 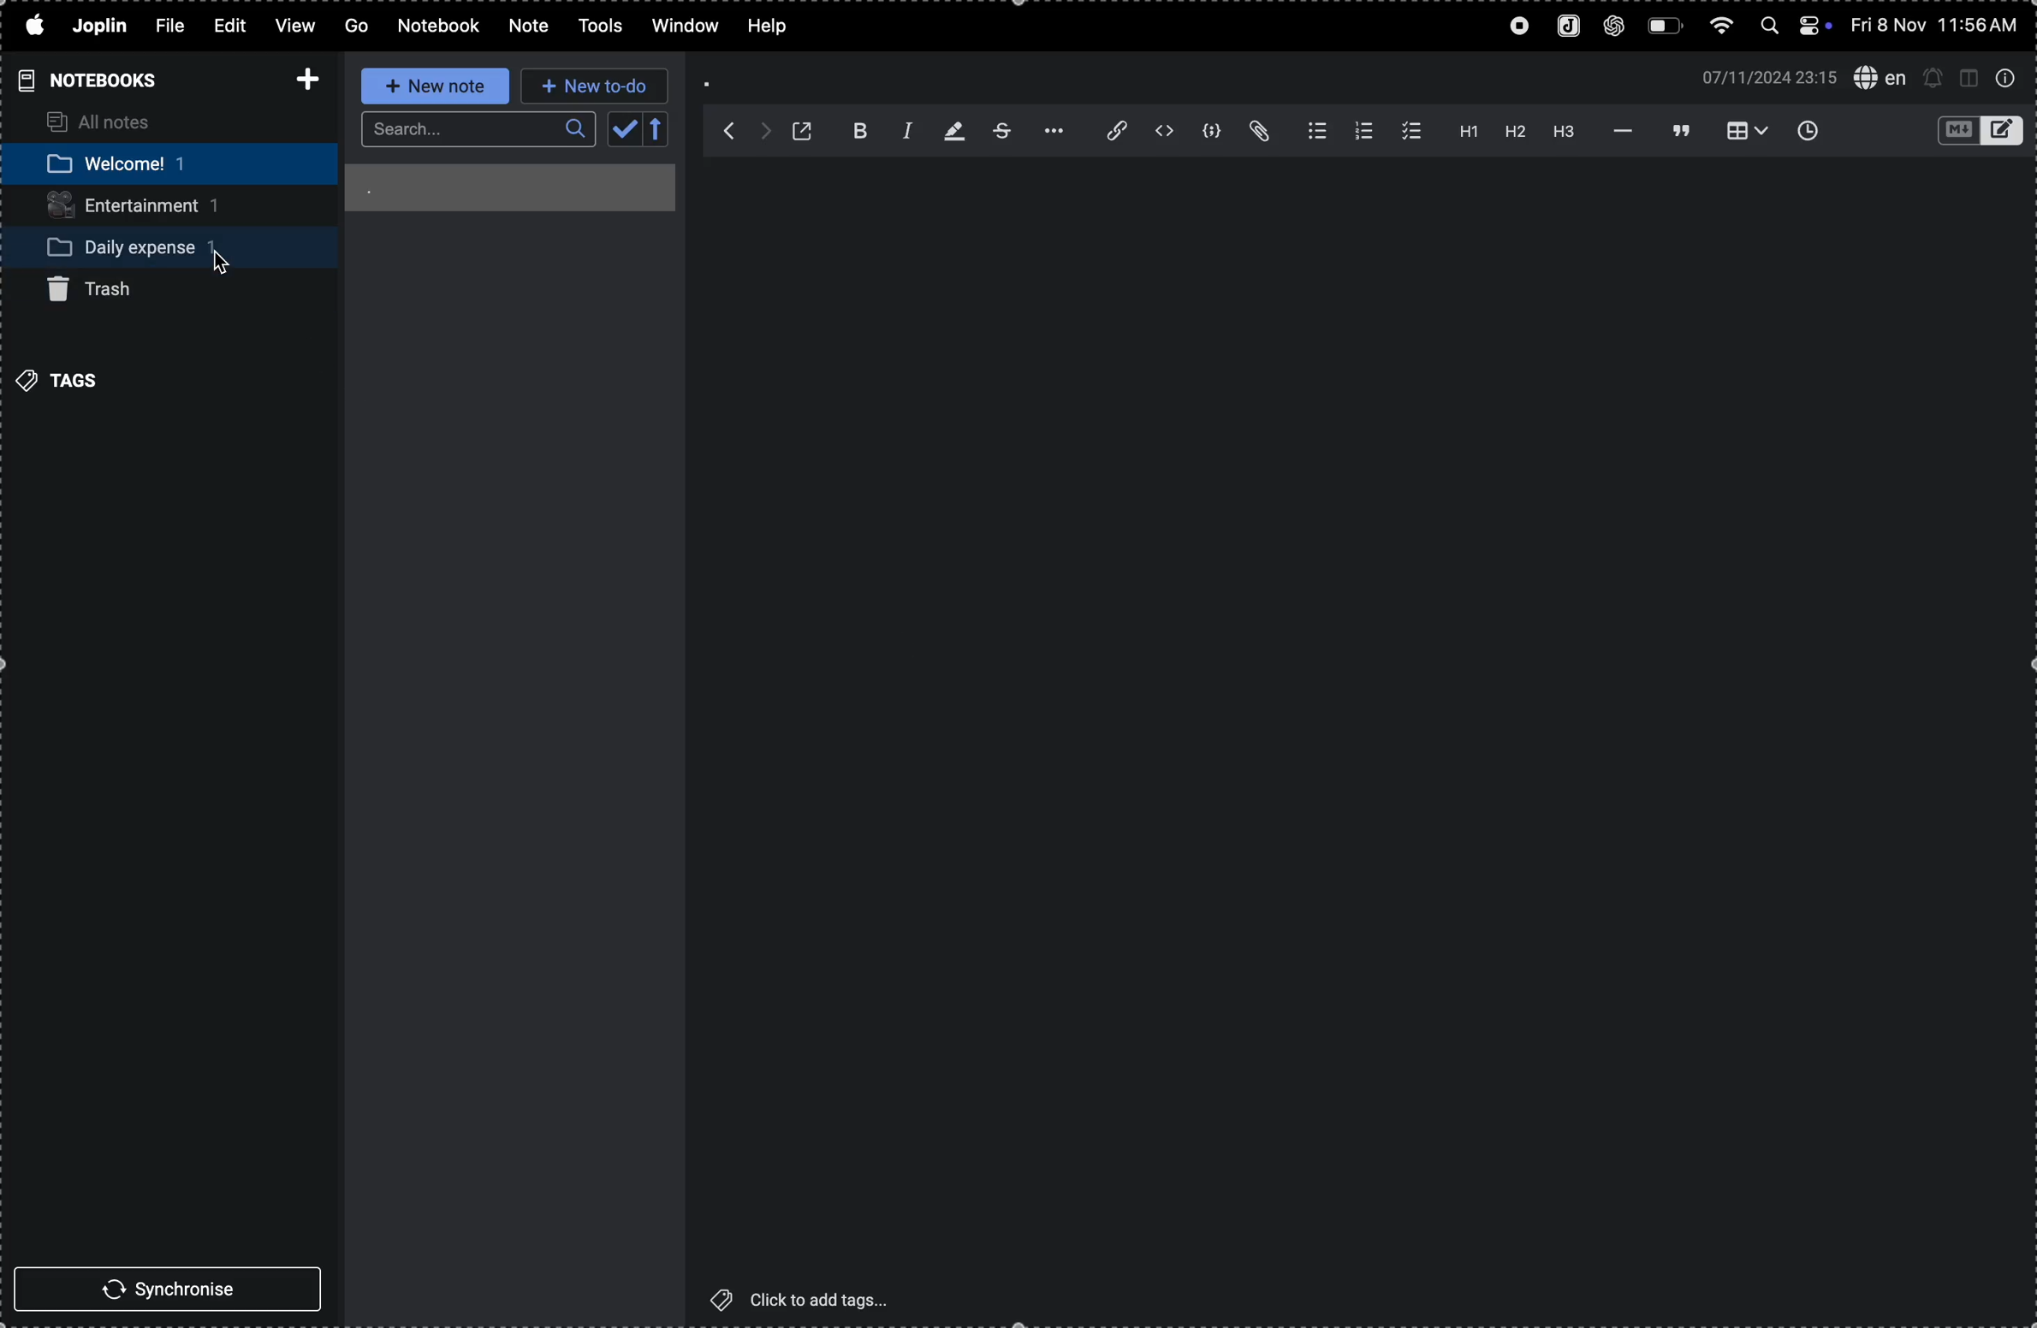 What do you see at coordinates (858, 128) in the screenshot?
I see `bold` at bounding box center [858, 128].